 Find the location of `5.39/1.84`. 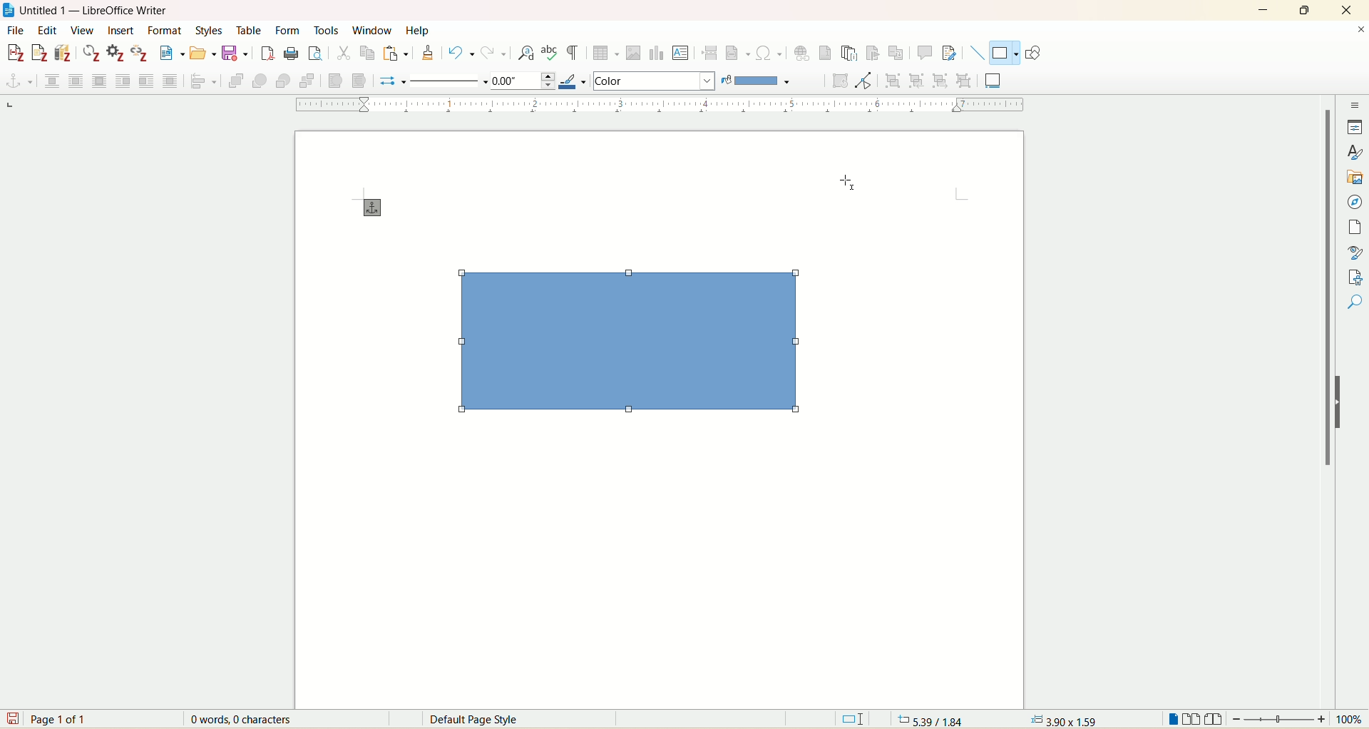

5.39/1.84 is located at coordinates (929, 719).